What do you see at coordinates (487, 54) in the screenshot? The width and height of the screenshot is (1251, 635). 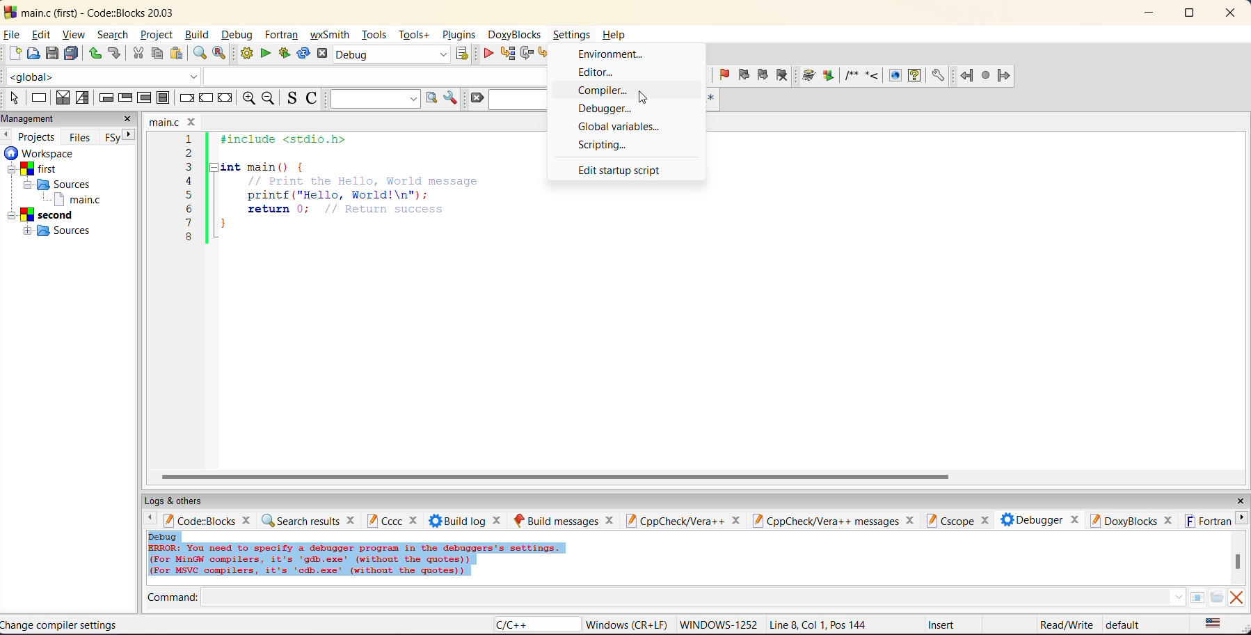 I see `debug/continue` at bounding box center [487, 54].